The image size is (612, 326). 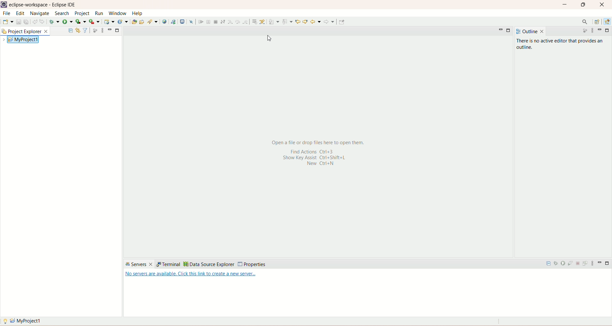 What do you see at coordinates (153, 22) in the screenshot?
I see `search` at bounding box center [153, 22].